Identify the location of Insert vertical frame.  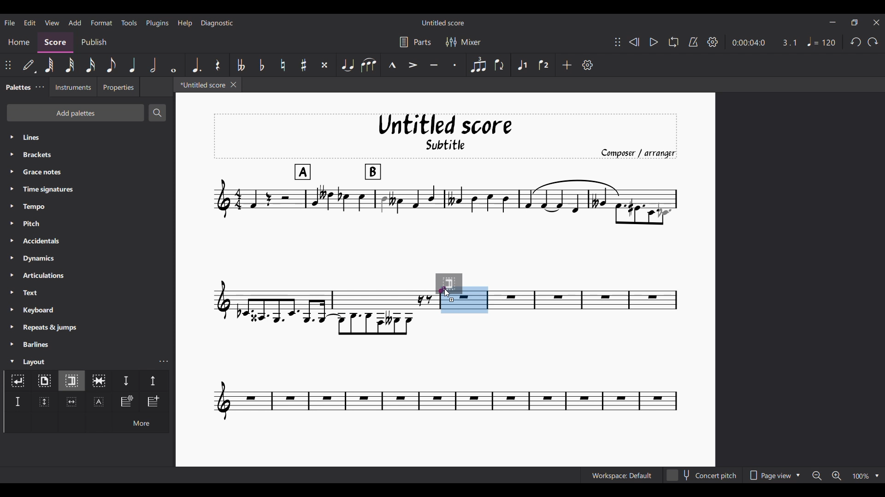
(45, 402).